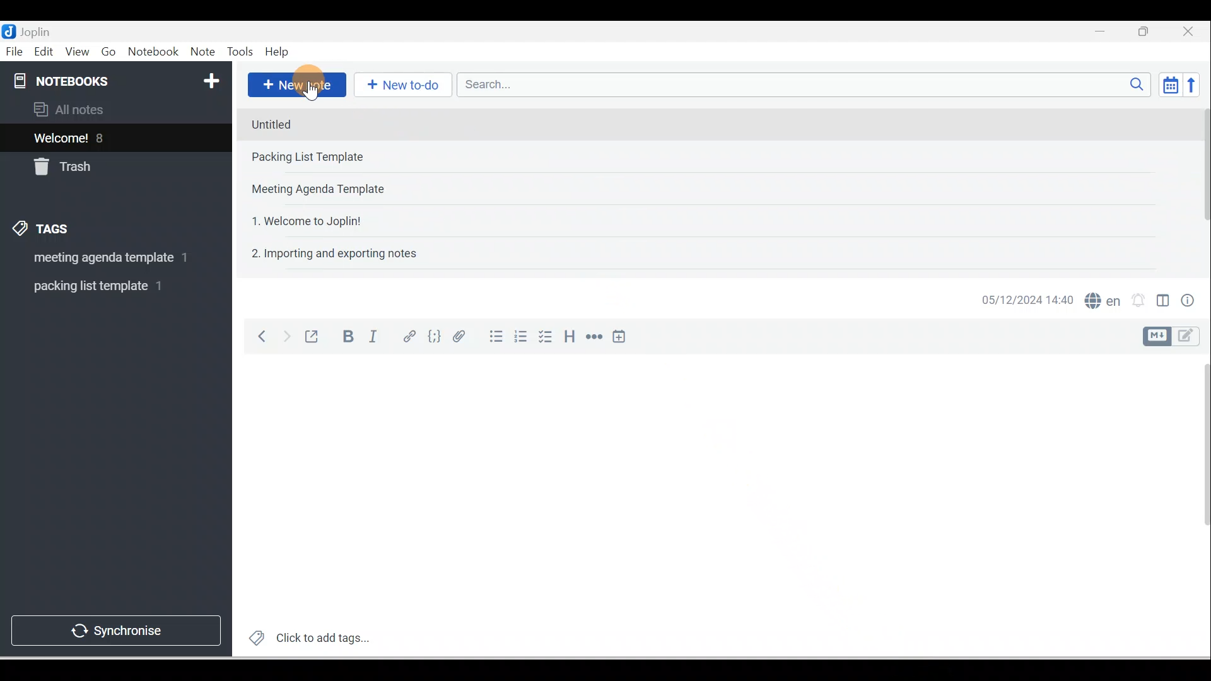  Describe the element at coordinates (15, 50) in the screenshot. I see `File` at that location.